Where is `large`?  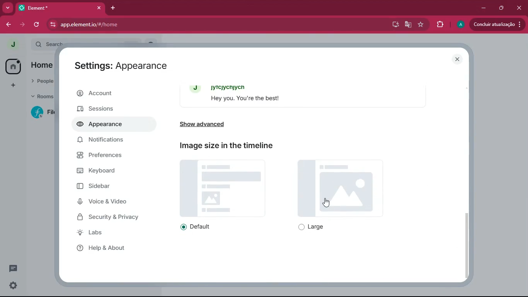 large is located at coordinates (315, 227).